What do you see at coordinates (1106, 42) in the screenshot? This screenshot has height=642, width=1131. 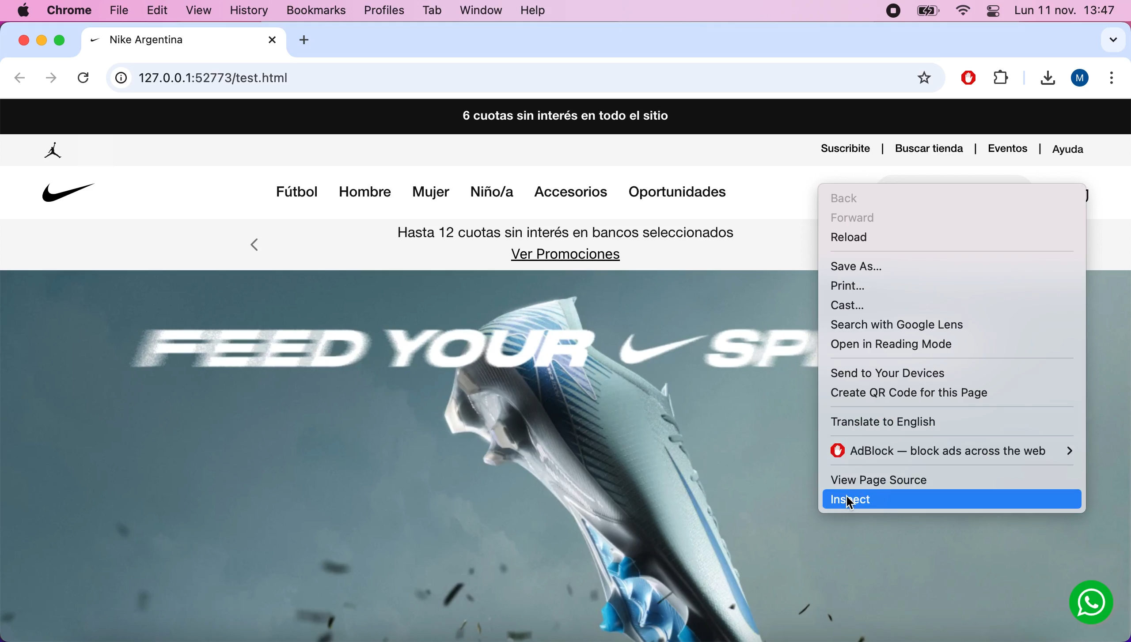 I see `search tabs` at bounding box center [1106, 42].